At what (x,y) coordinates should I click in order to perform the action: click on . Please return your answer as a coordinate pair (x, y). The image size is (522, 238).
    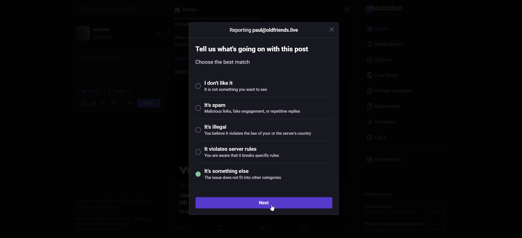
    Looking at the image, I should click on (347, 10).